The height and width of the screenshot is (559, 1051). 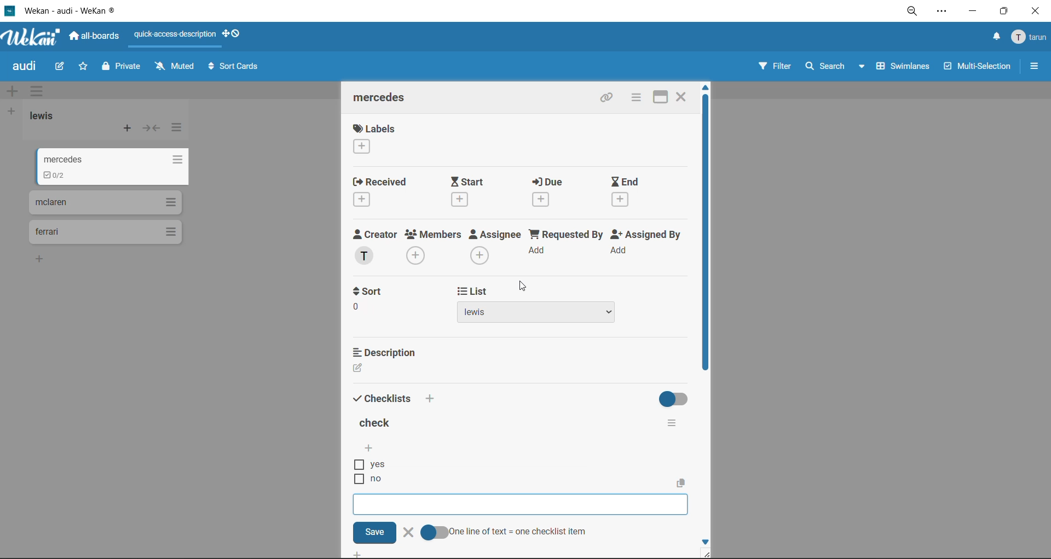 I want to click on multiselection, so click(x=978, y=68).